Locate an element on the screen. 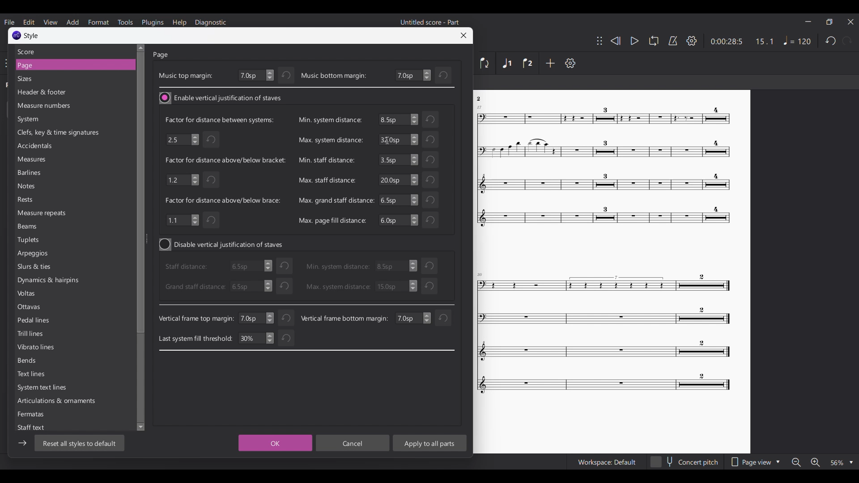 This screenshot has height=483, width=859. Metronome is located at coordinates (673, 41).